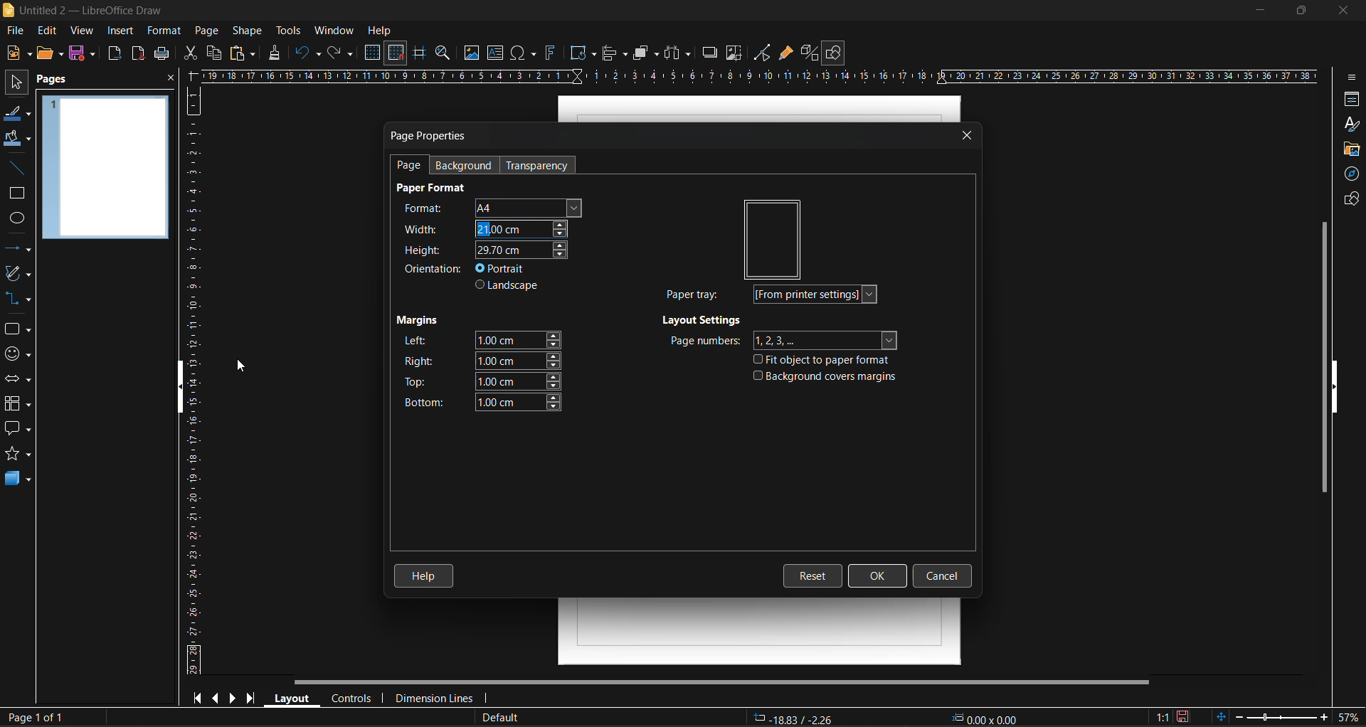 The height and width of the screenshot is (727, 1366). Describe the element at coordinates (815, 574) in the screenshot. I see `reset` at that location.